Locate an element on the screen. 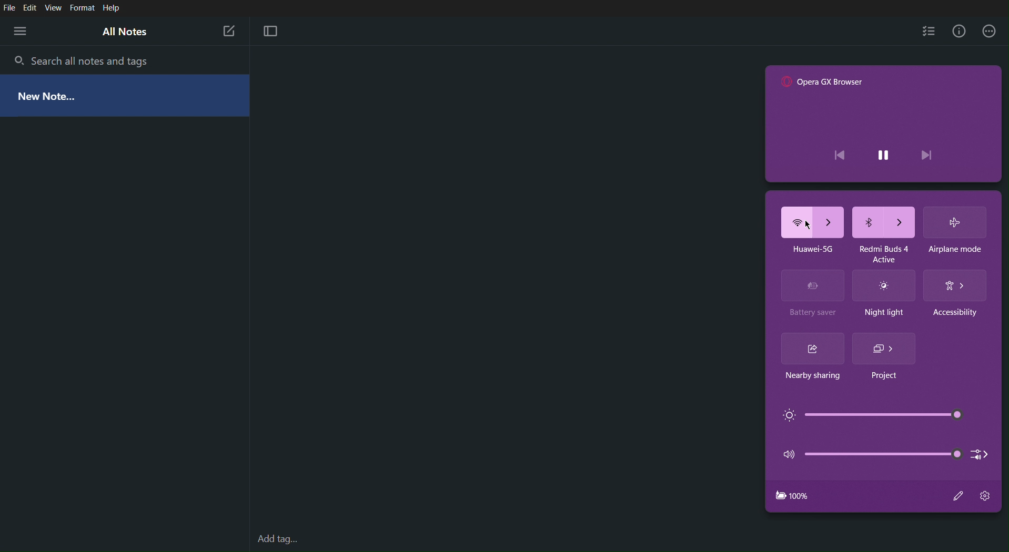  More is located at coordinates (989, 32).